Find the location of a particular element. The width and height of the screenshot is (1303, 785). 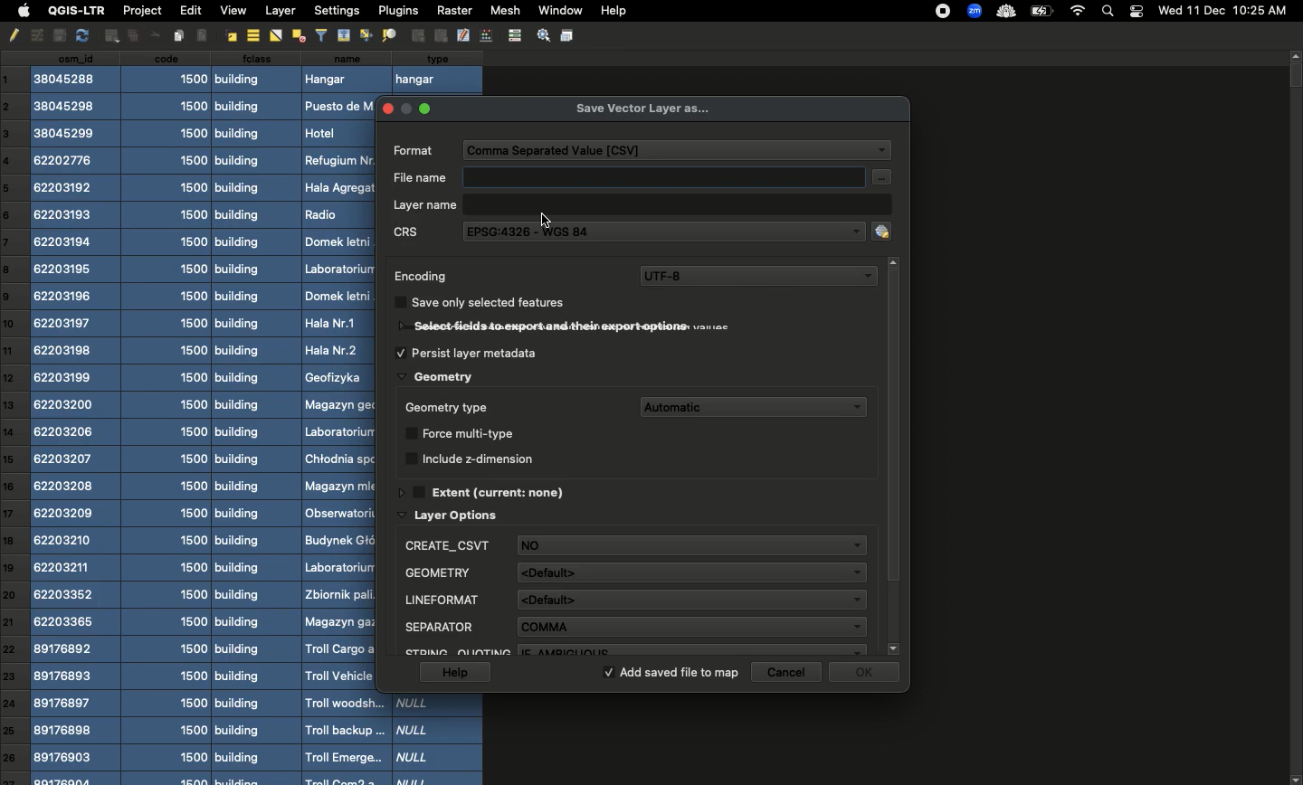

Edit is located at coordinates (188, 10).